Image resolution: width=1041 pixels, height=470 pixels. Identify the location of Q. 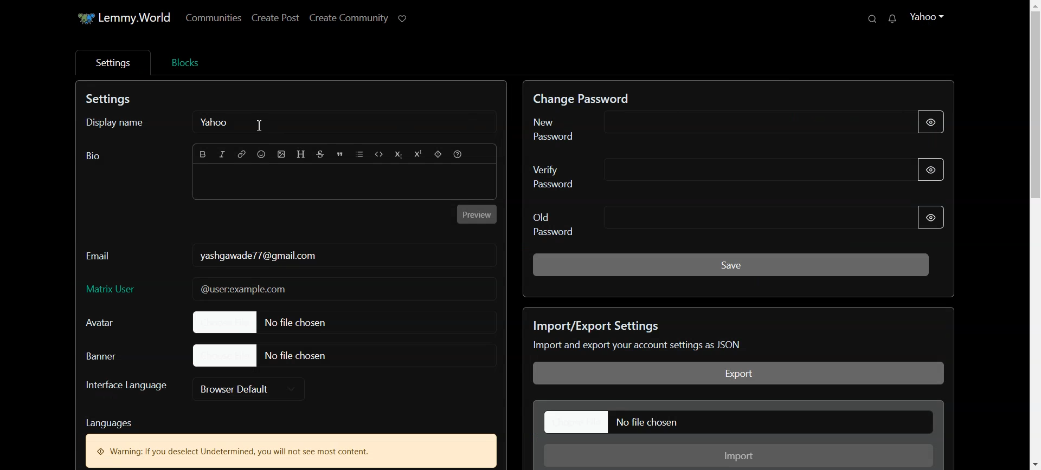
(859, 19).